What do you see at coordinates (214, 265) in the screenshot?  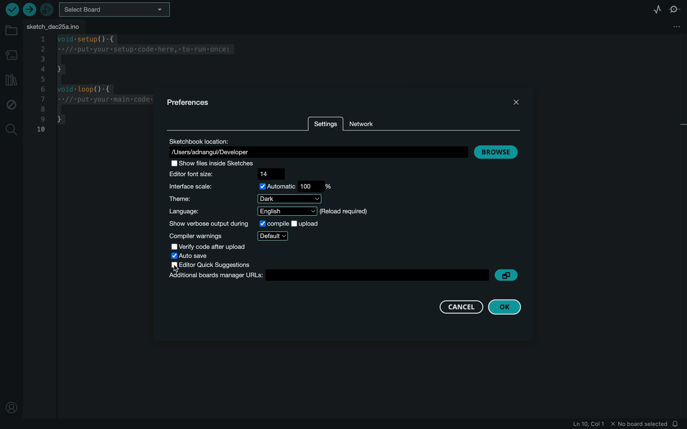 I see `editor  quick` at bounding box center [214, 265].